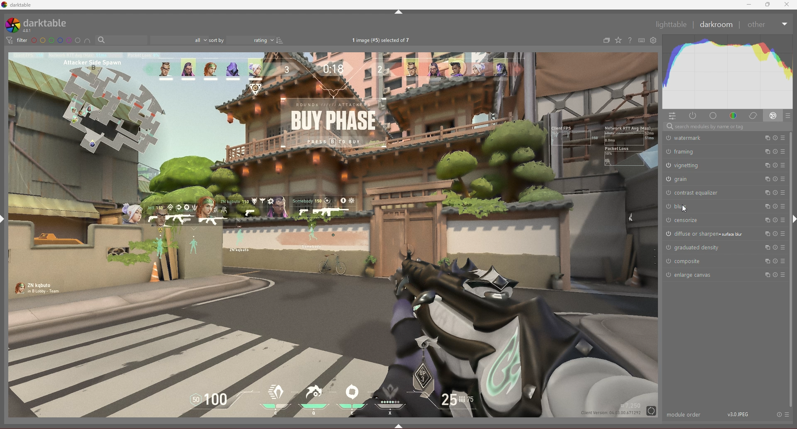 This screenshot has height=429, width=797. What do you see at coordinates (714, 116) in the screenshot?
I see `base` at bounding box center [714, 116].